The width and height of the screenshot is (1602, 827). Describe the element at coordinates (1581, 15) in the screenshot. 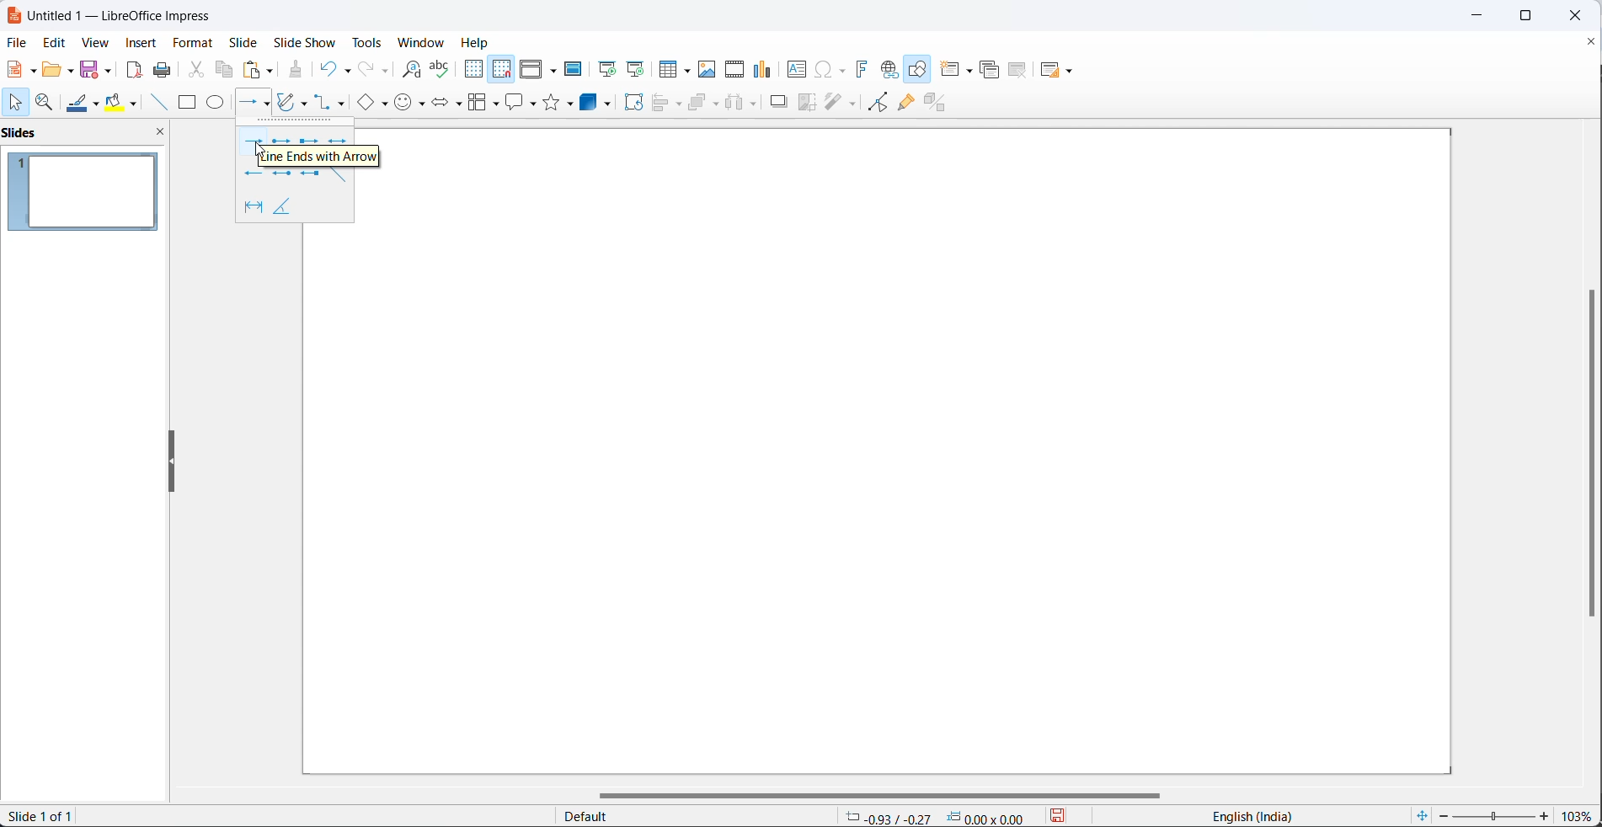

I see `close` at that location.